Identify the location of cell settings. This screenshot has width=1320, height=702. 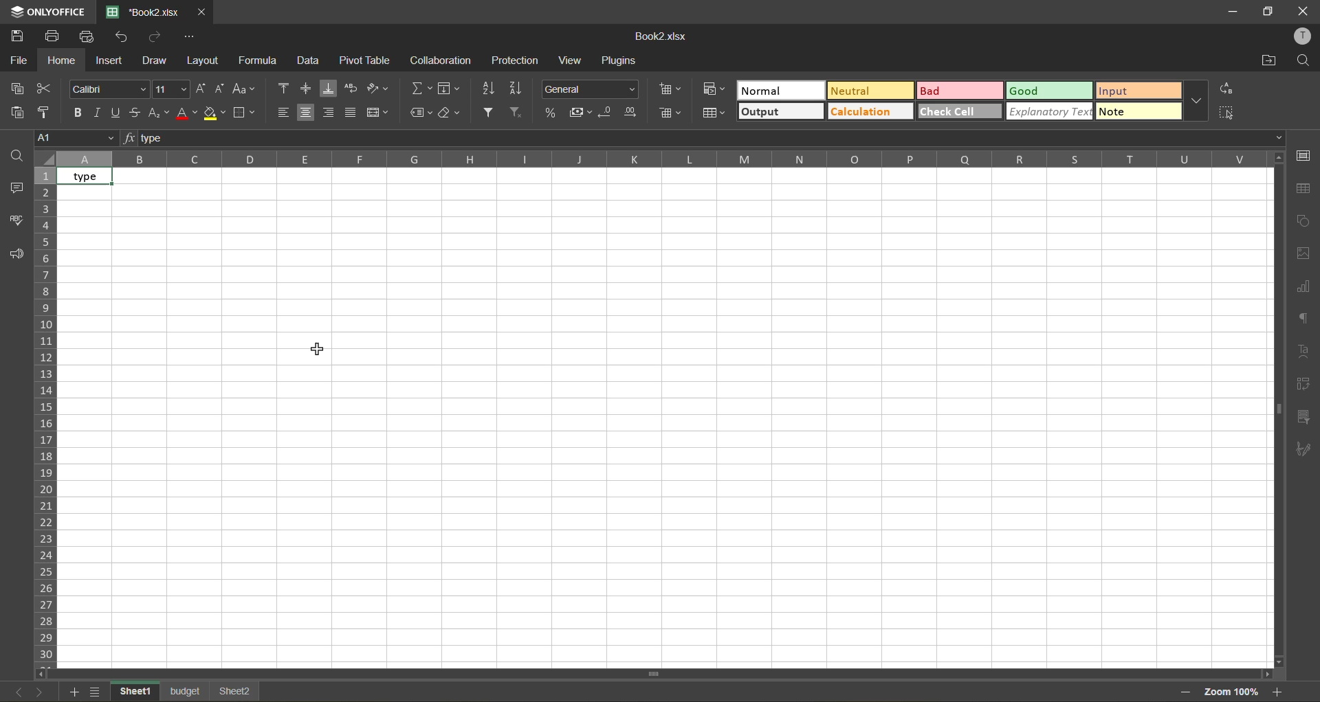
(1303, 157).